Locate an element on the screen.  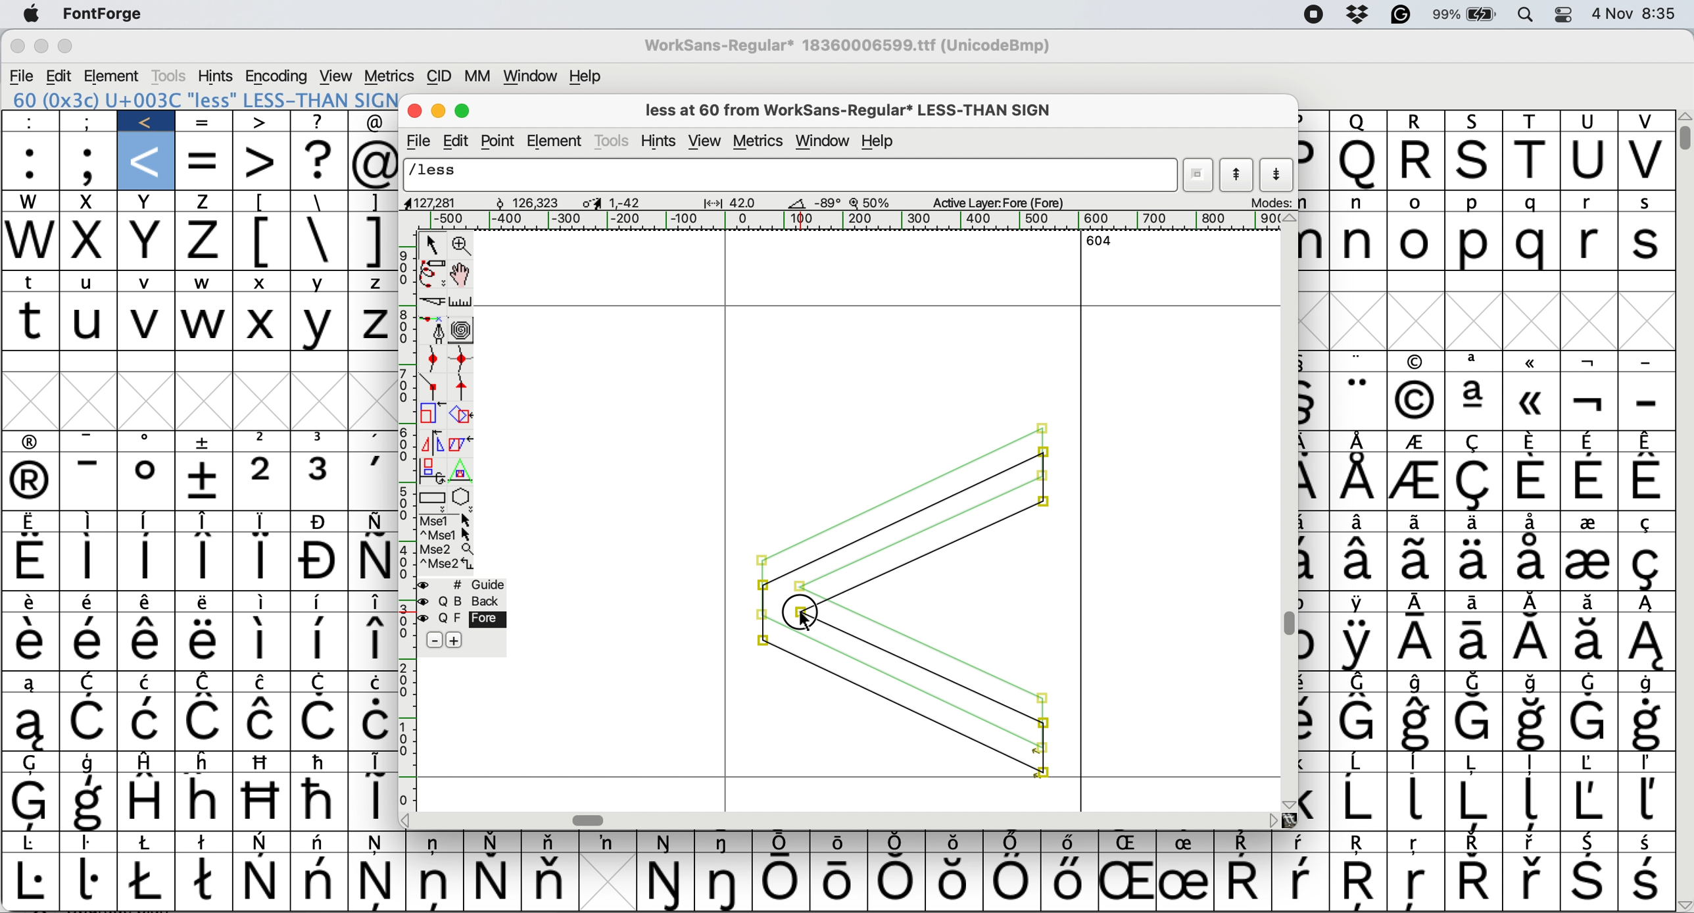
u is located at coordinates (1591, 122).